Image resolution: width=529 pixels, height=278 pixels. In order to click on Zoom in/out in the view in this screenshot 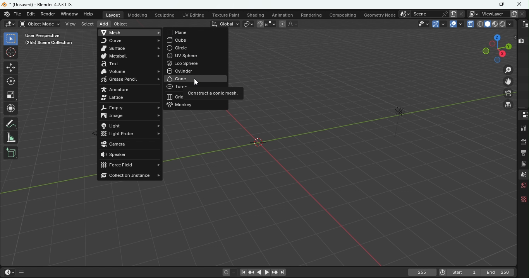, I will do `click(509, 69)`.